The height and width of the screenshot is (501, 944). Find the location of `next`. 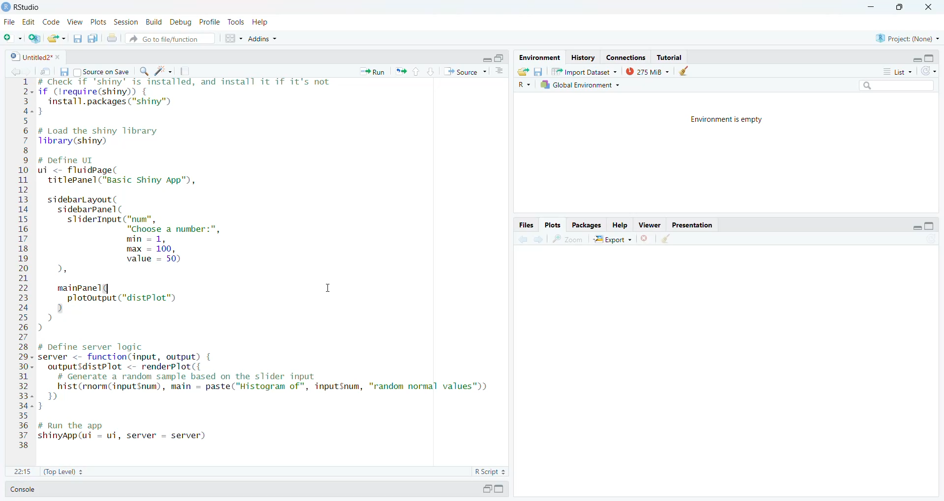

next is located at coordinates (539, 239).